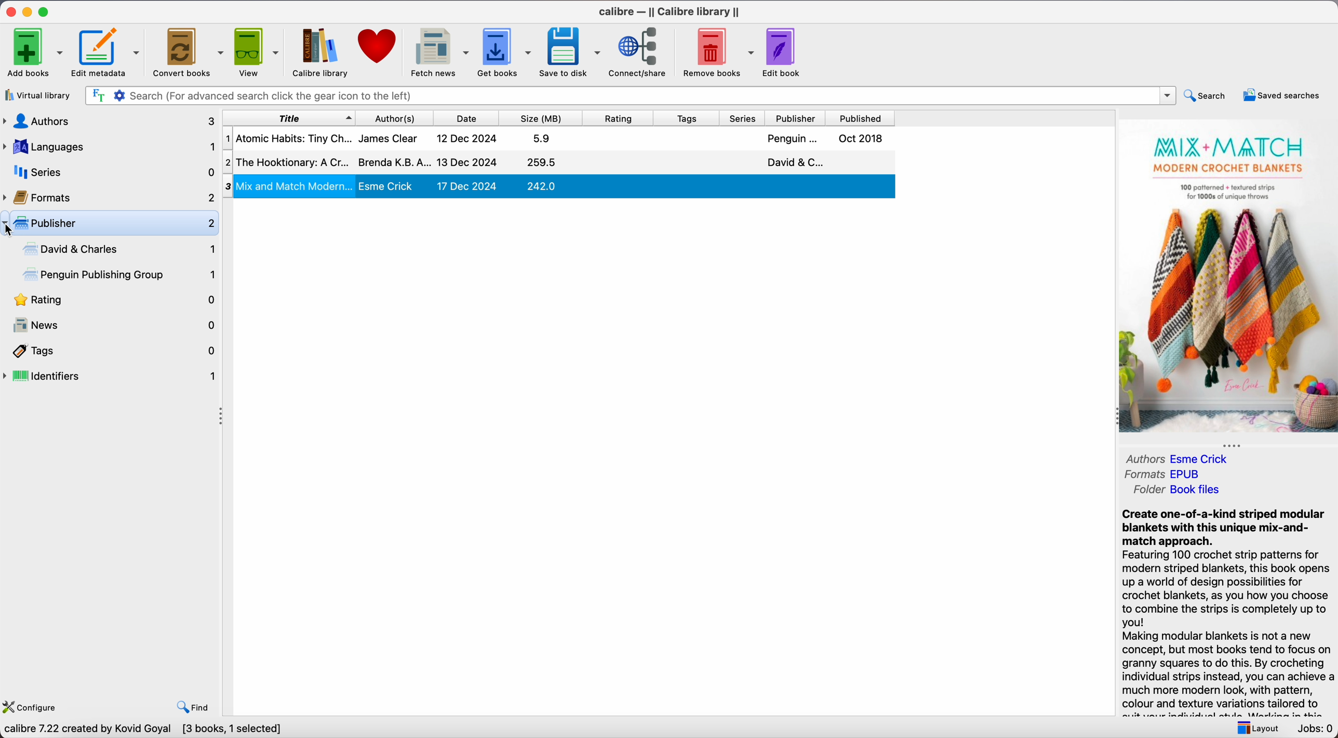  What do you see at coordinates (111, 326) in the screenshot?
I see `news` at bounding box center [111, 326].